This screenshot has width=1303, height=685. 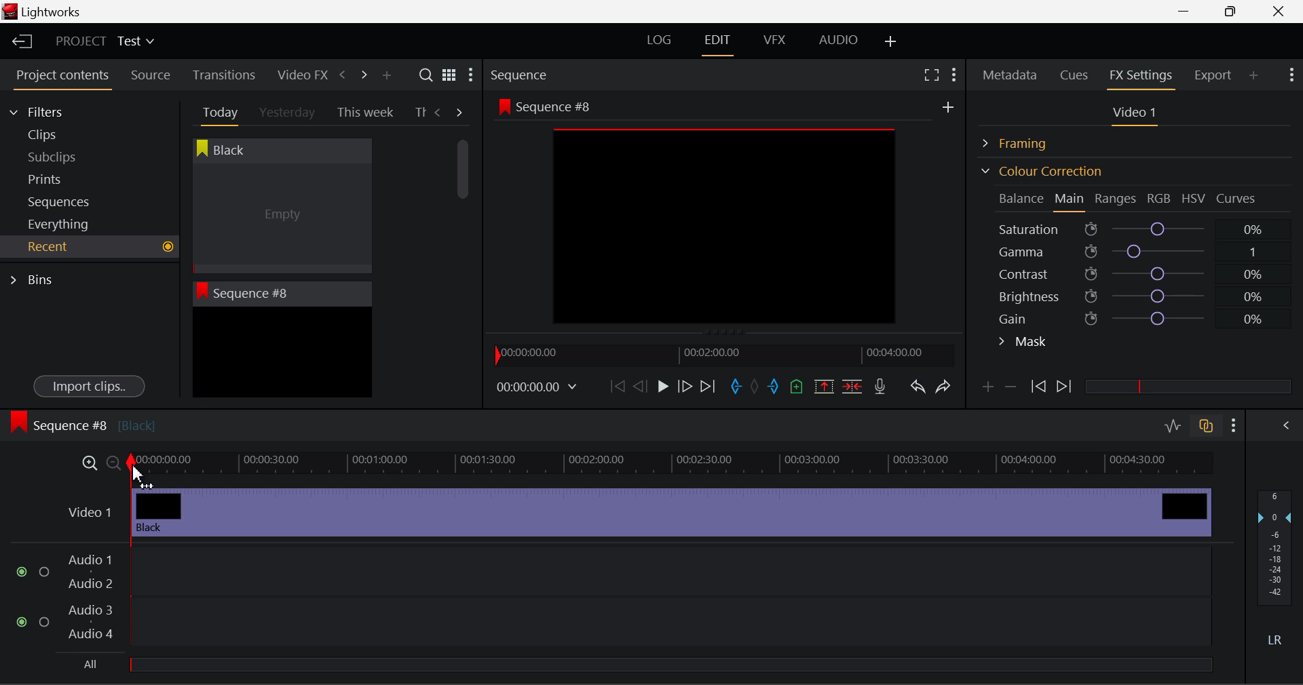 I want to click on Go Forward, so click(x=685, y=386).